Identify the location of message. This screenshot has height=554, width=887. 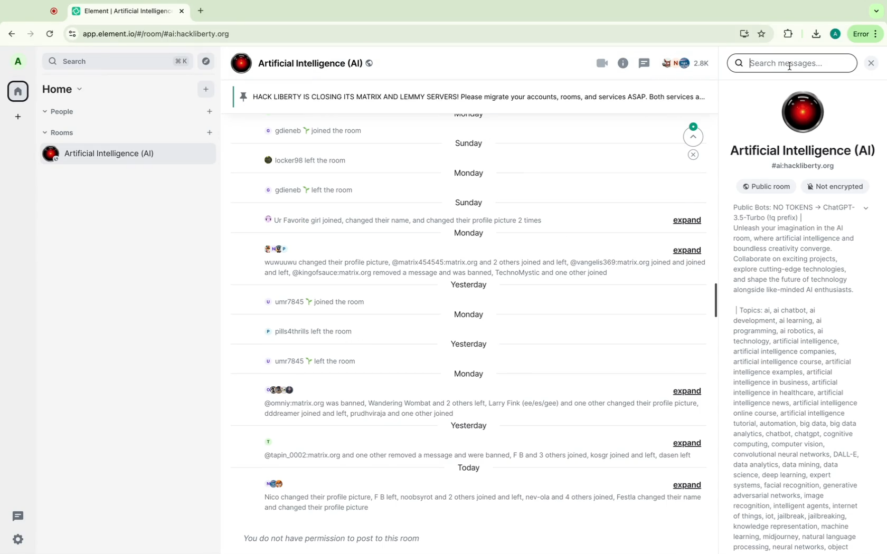
(318, 130).